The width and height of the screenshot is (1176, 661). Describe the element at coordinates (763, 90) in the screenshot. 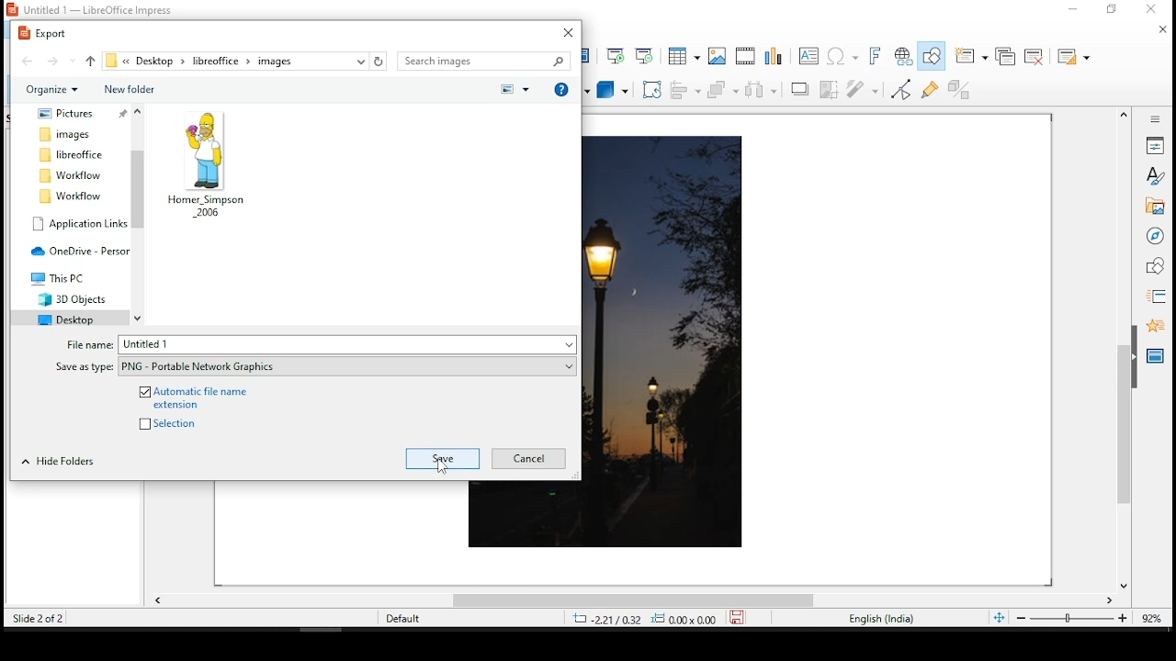

I see `distribute` at that location.